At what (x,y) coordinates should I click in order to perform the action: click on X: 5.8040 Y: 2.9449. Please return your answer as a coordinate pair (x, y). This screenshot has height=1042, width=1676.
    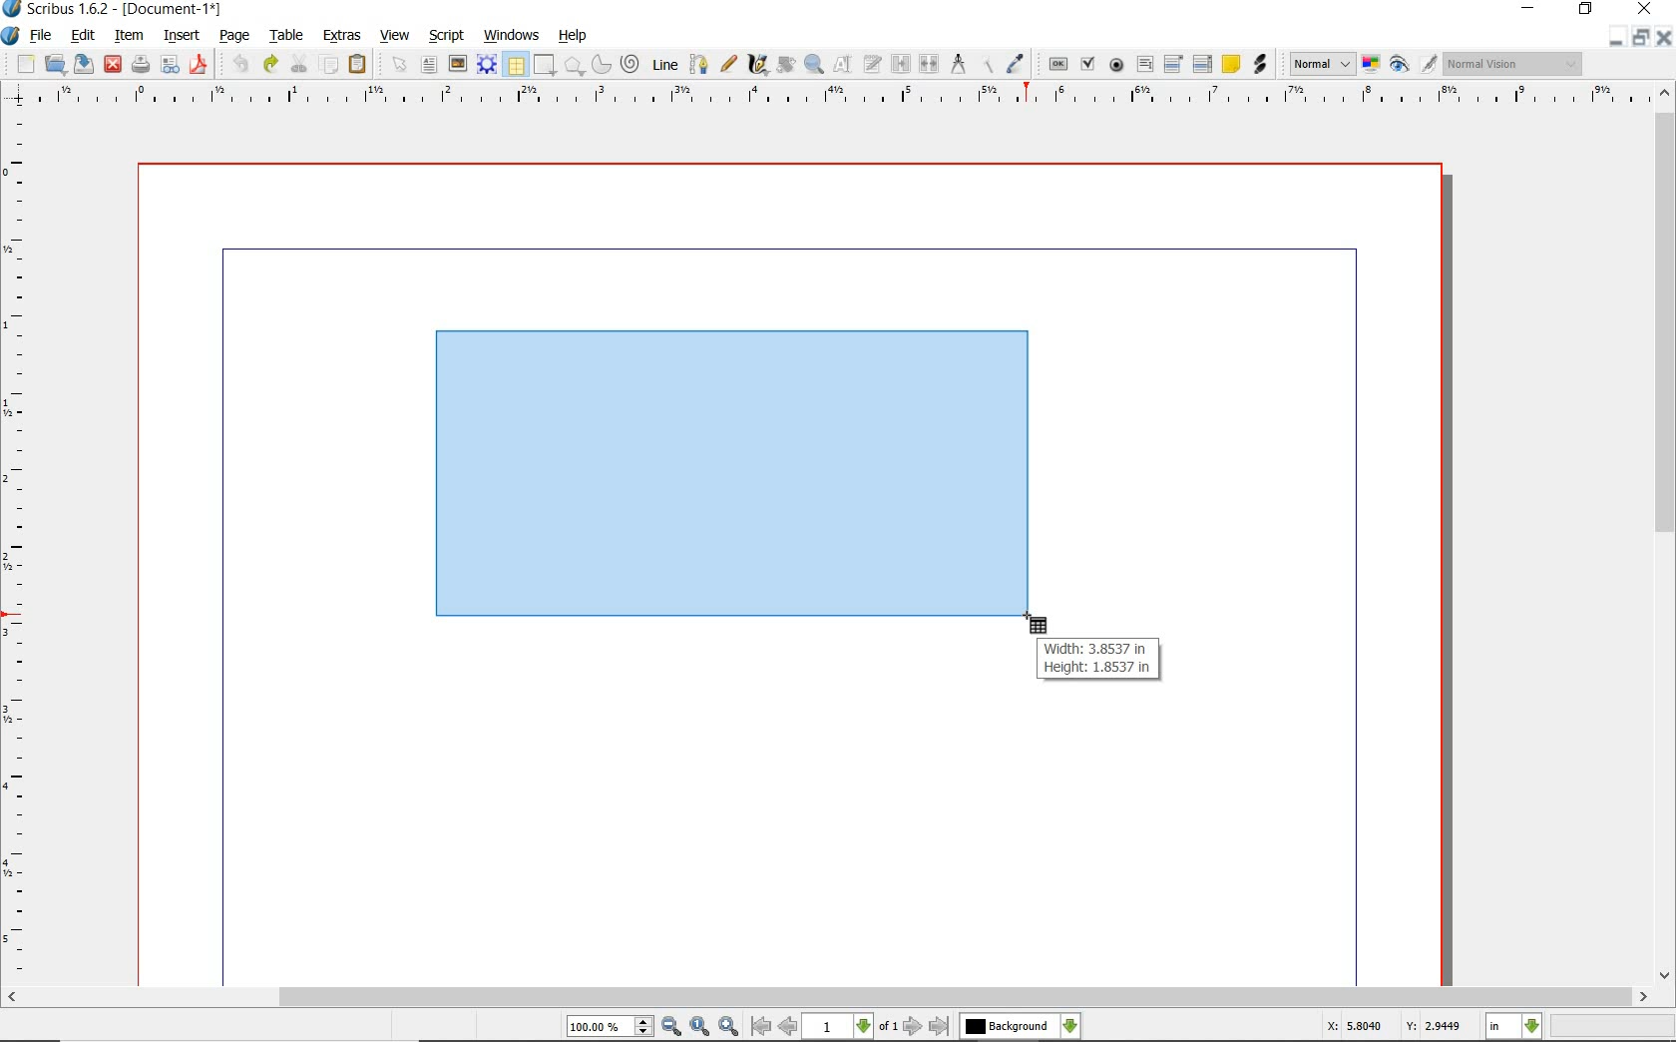
    Looking at the image, I should click on (1393, 1027).